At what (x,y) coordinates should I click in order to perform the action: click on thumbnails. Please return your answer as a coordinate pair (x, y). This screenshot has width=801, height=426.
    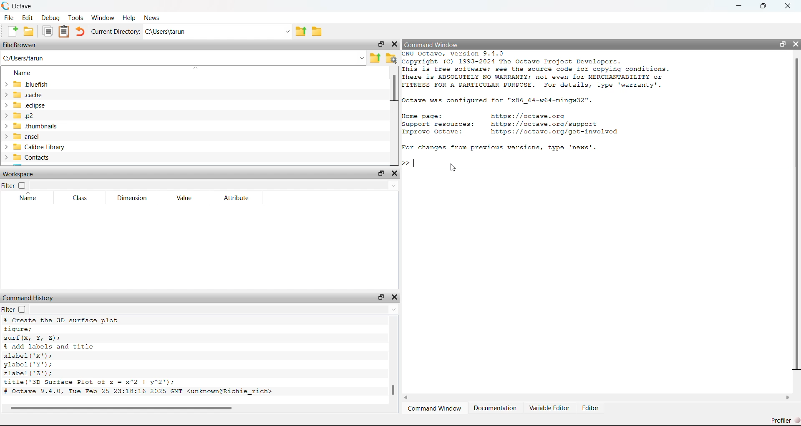
    Looking at the image, I should click on (30, 127).